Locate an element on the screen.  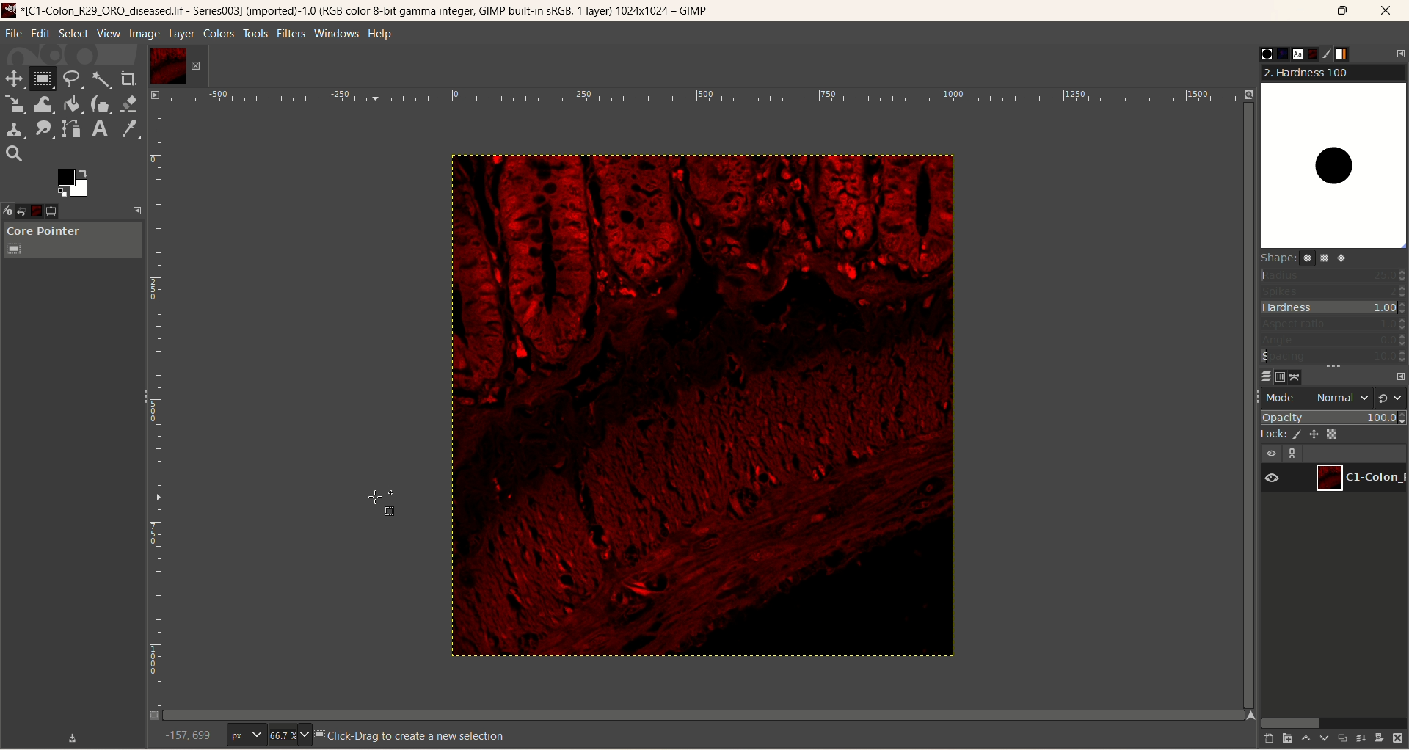
title is located at coordinates (373, 12).